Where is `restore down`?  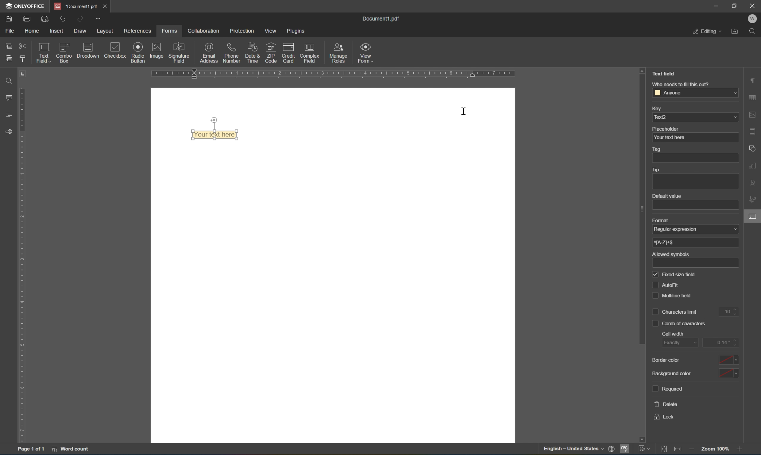
restore down is located at coordinates (735, 6).